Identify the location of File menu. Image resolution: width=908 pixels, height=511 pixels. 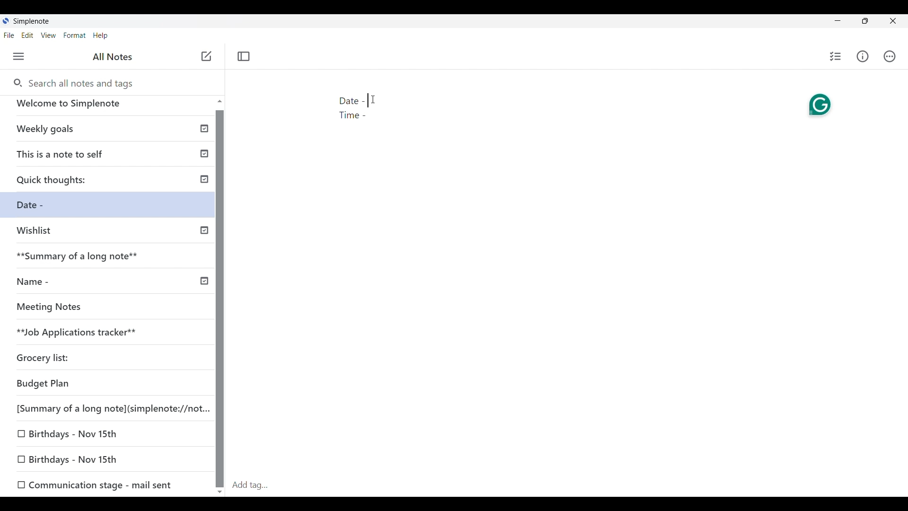
(9, 35).